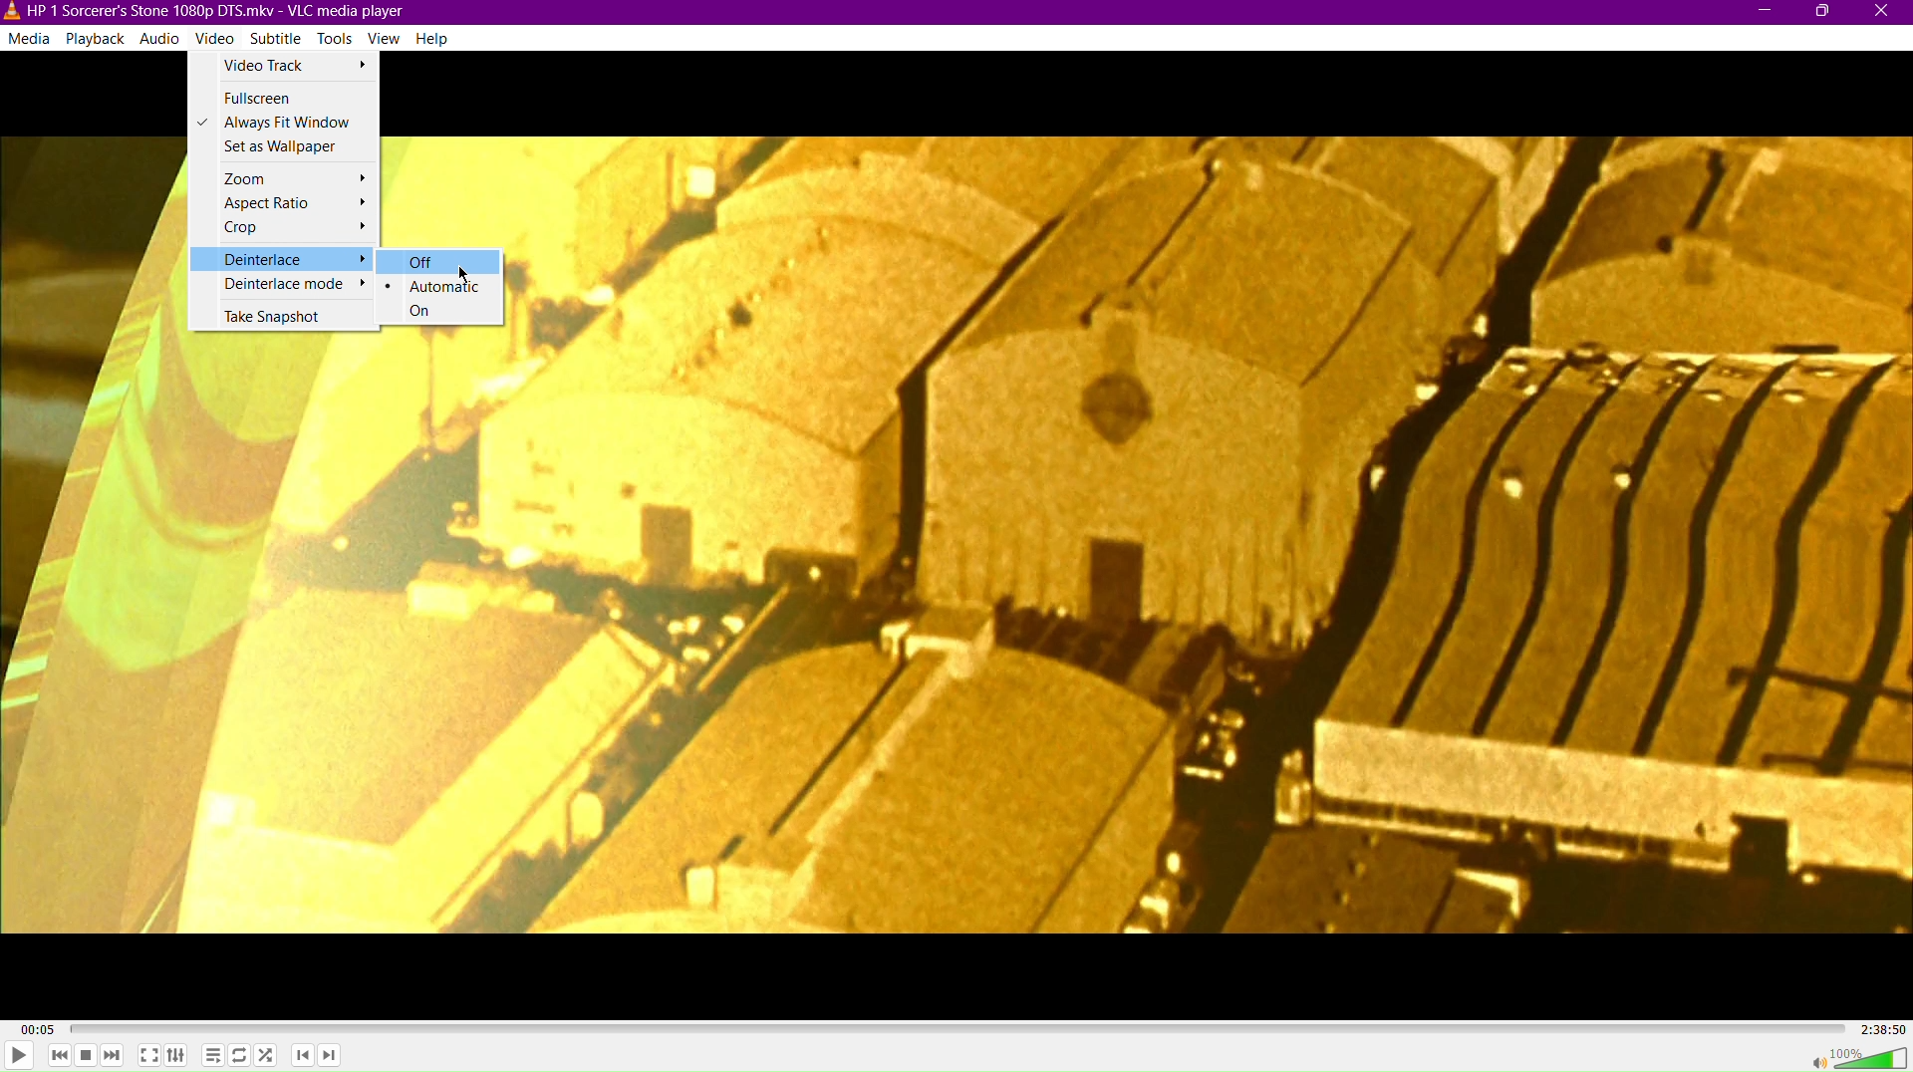 This screenshot has height=1072, width=1913. What do you see at coordinates (433, 38) in the screenshot?
I see `Help` at bounding box center [433, 38].